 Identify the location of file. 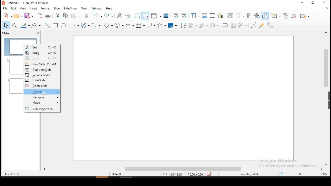
(6, 9).